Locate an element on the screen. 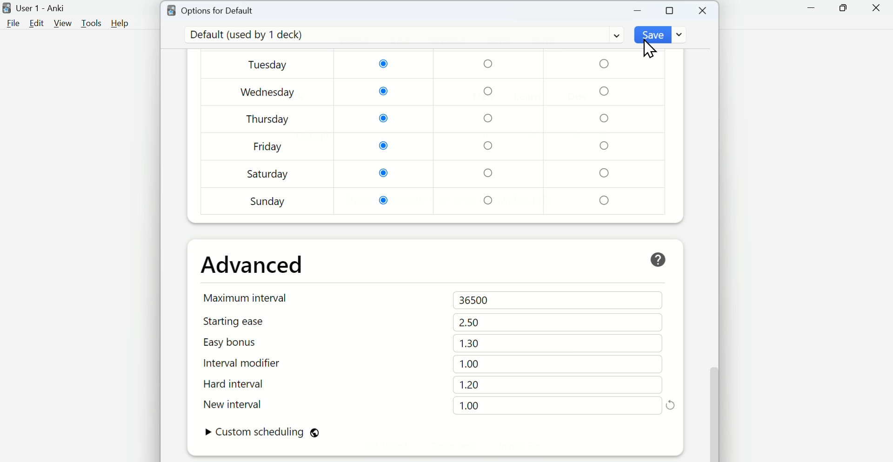 This screenshot has height=462, width=893. Options for Default is located at coordinates (211, 9).